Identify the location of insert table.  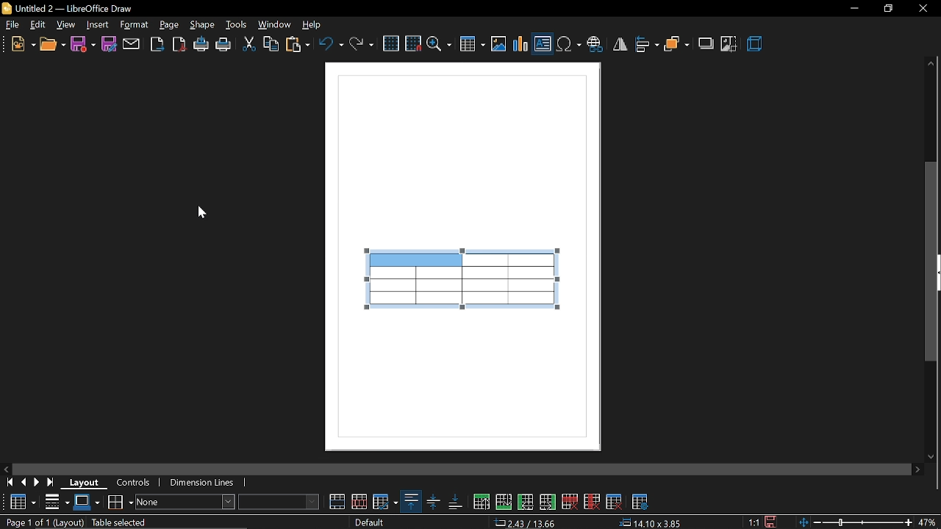
(472, 43).